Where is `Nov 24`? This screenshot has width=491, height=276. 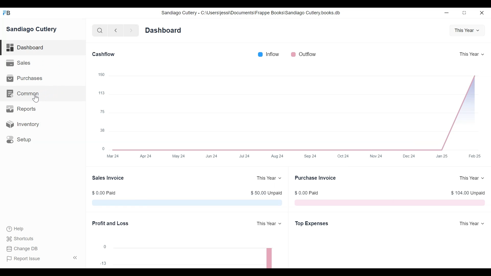 Nov 24 is located at coordinates (377, 156).